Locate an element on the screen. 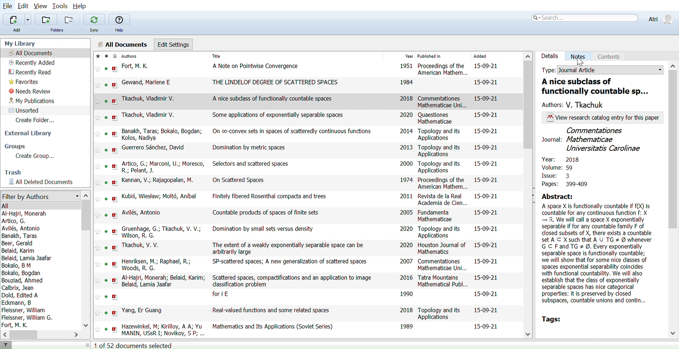 Image resolution: width=679 pixels, height=349 pixels. Type: is located at coordinates (547, 70).